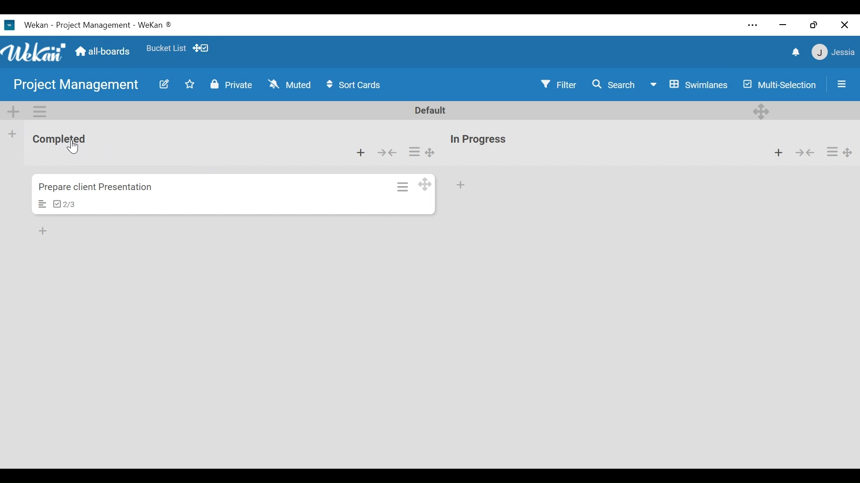 Image resolution: width=860 pixels, height=483 pixels. I want to click on list action, so click(416, 152).